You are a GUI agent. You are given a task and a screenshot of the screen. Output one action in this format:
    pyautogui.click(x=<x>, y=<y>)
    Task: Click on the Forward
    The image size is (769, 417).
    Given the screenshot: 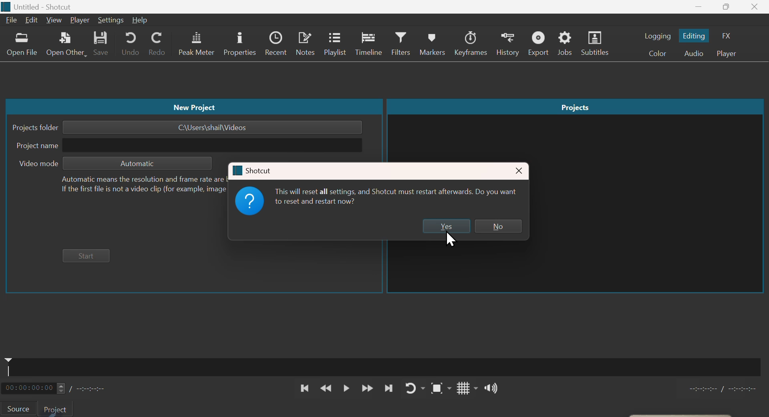 What is the action you would take?
    pyautogui.click(x=367, y=389)
    